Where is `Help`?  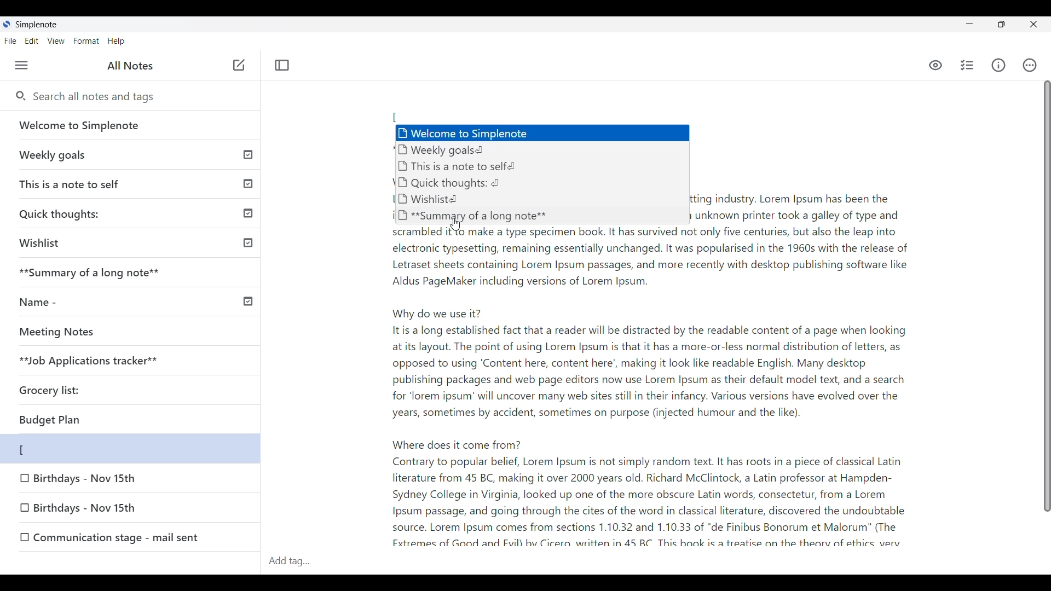
Help is located at coordinates (117, 42).